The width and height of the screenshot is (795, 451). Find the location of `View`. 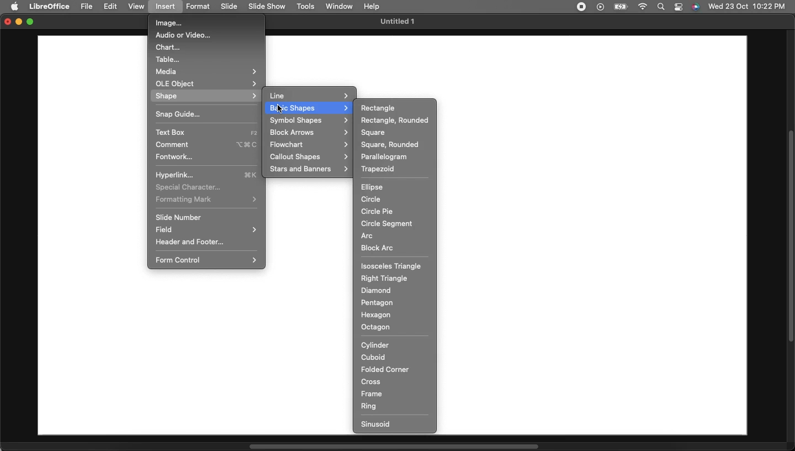

View is located at coordinates (137, 7).